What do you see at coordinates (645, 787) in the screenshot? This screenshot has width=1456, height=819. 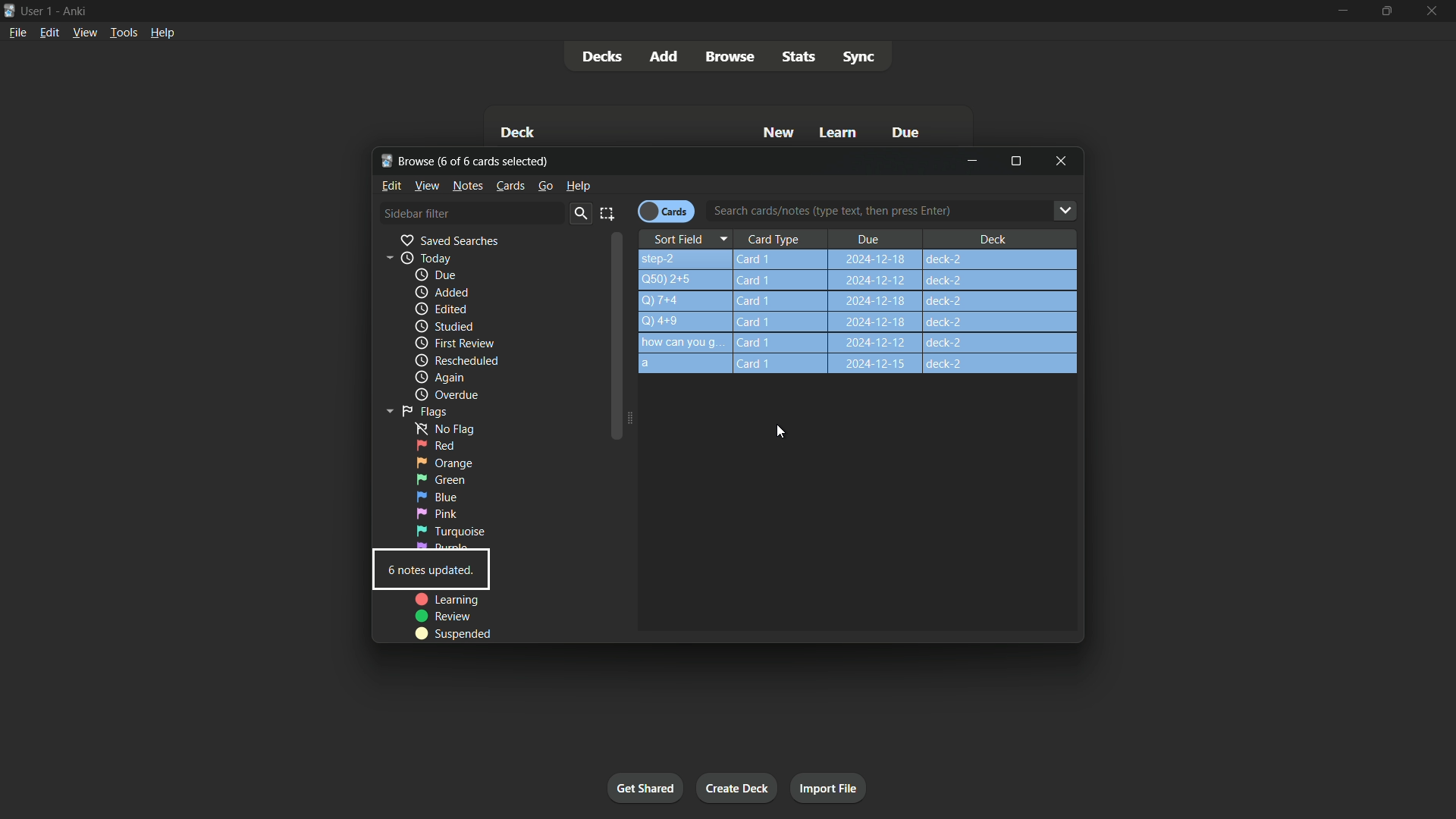 I see `Get started` at bounding box center [645, 787].